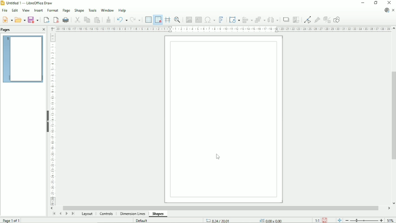 The height and width of the screenshot is (223, 396). Describe the element at coordinates (39, 10) in the screenshot. I see `Insert` at that location.